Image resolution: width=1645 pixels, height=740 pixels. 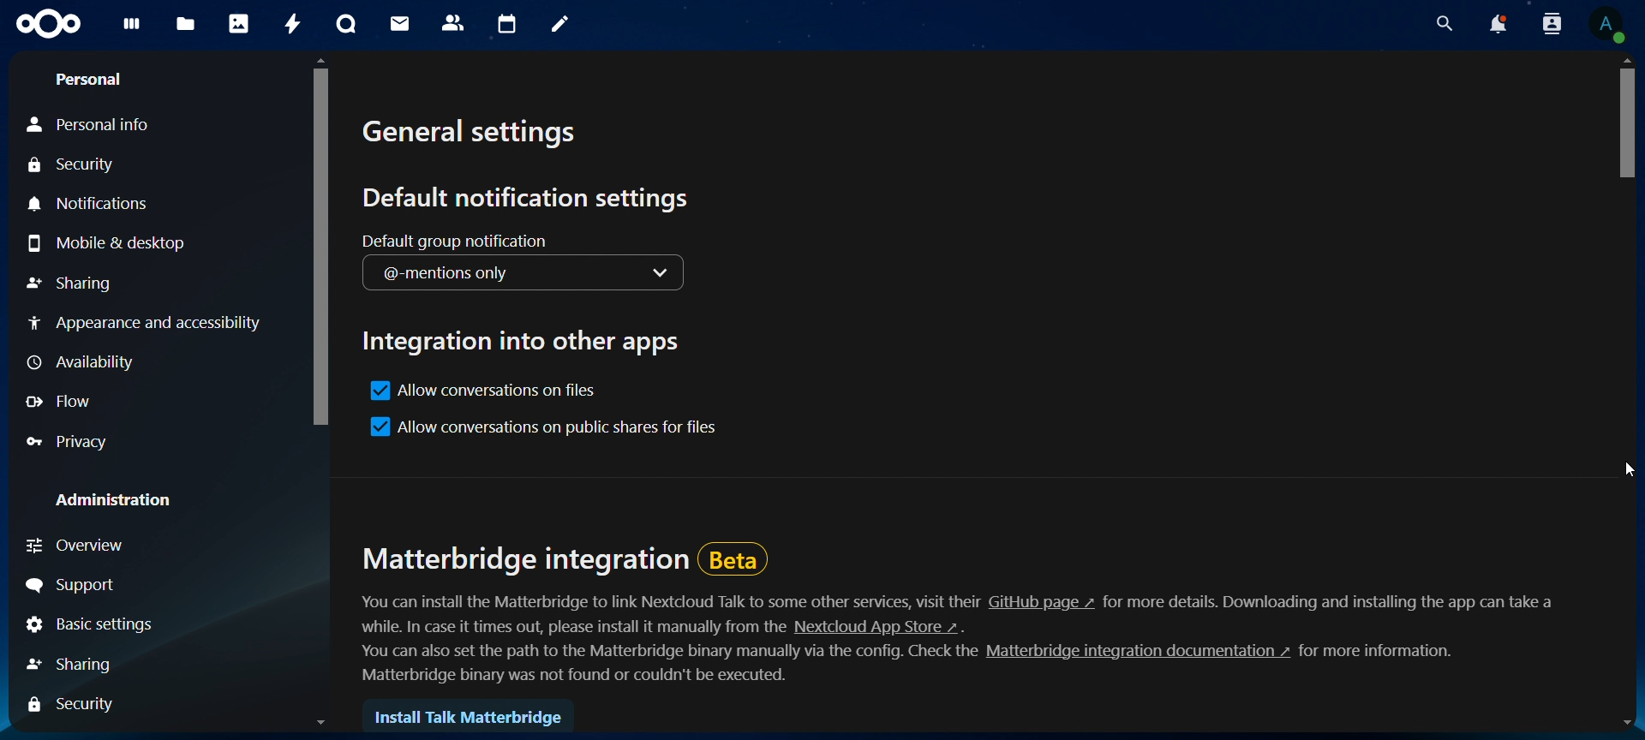 What do you see at coordinates (50, 25) in the screenshot?
I see `icon` at bounding box center [50, 25].